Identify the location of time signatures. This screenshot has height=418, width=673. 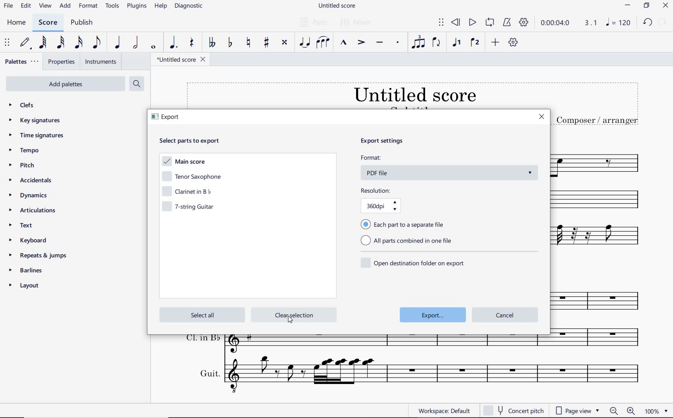
(37, 136).